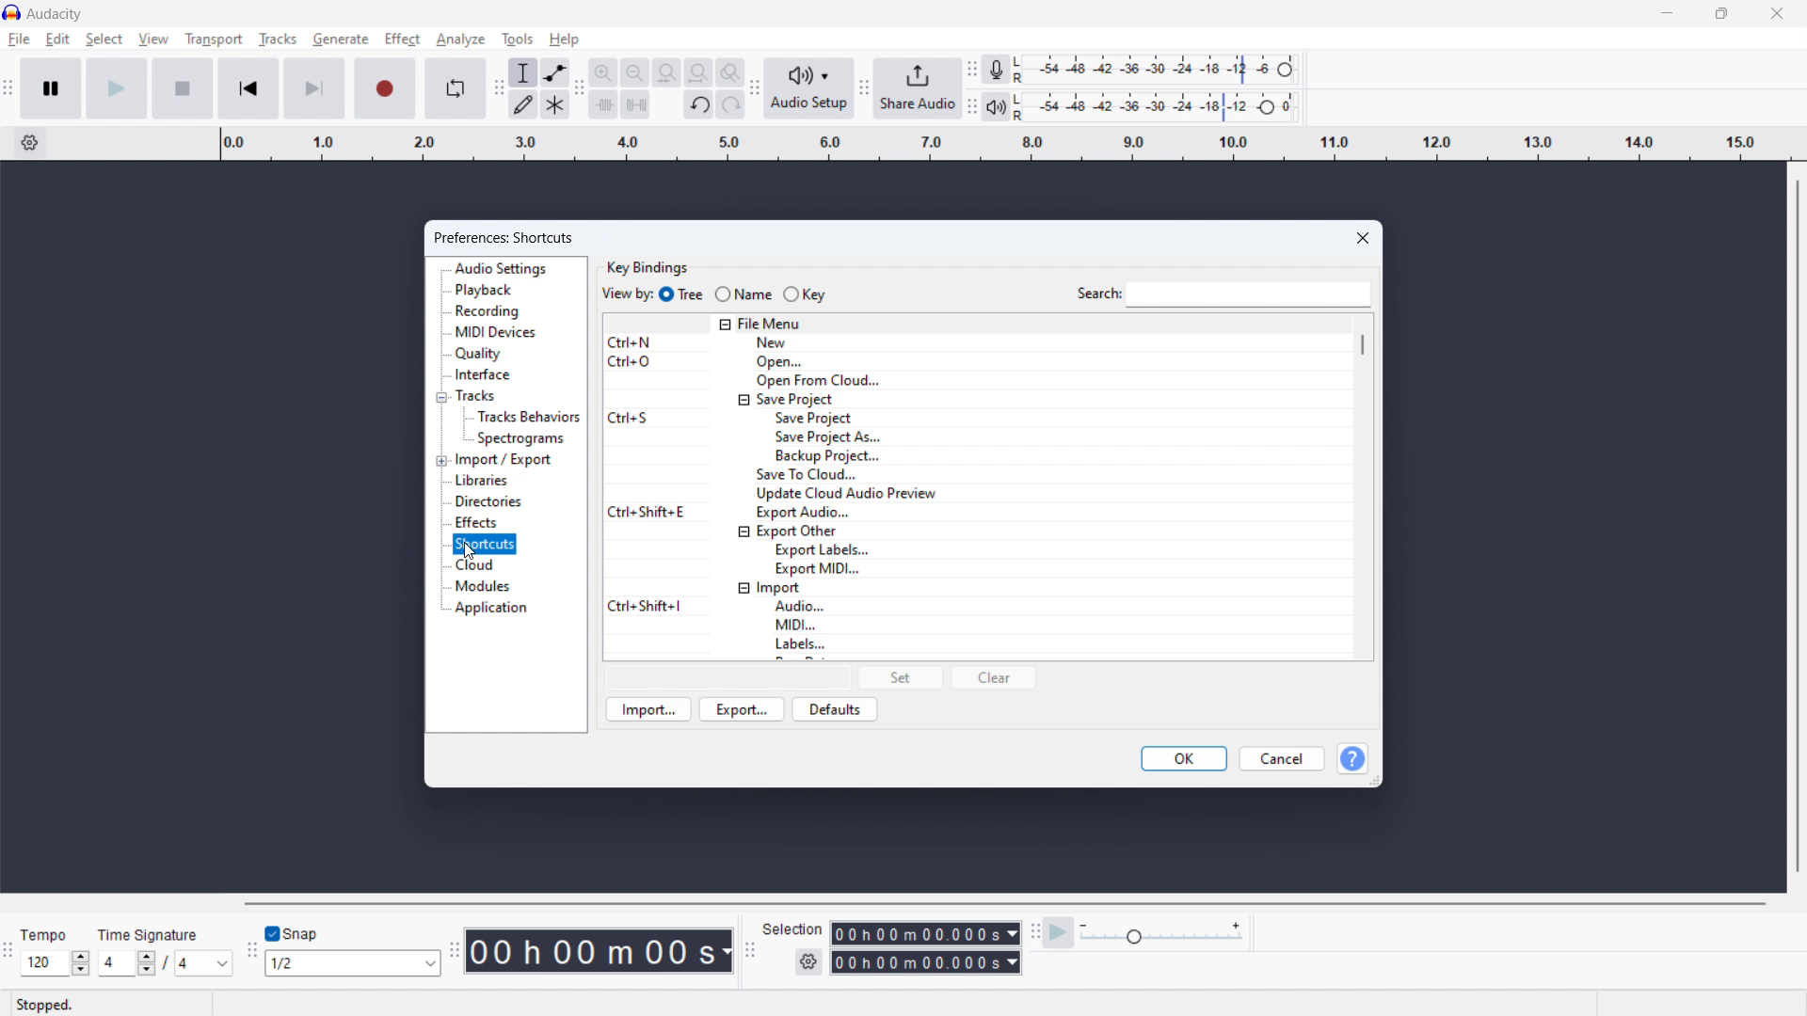  Describe the element at coordinates (487, 290) in the screenshot. I see `playback` at that location.